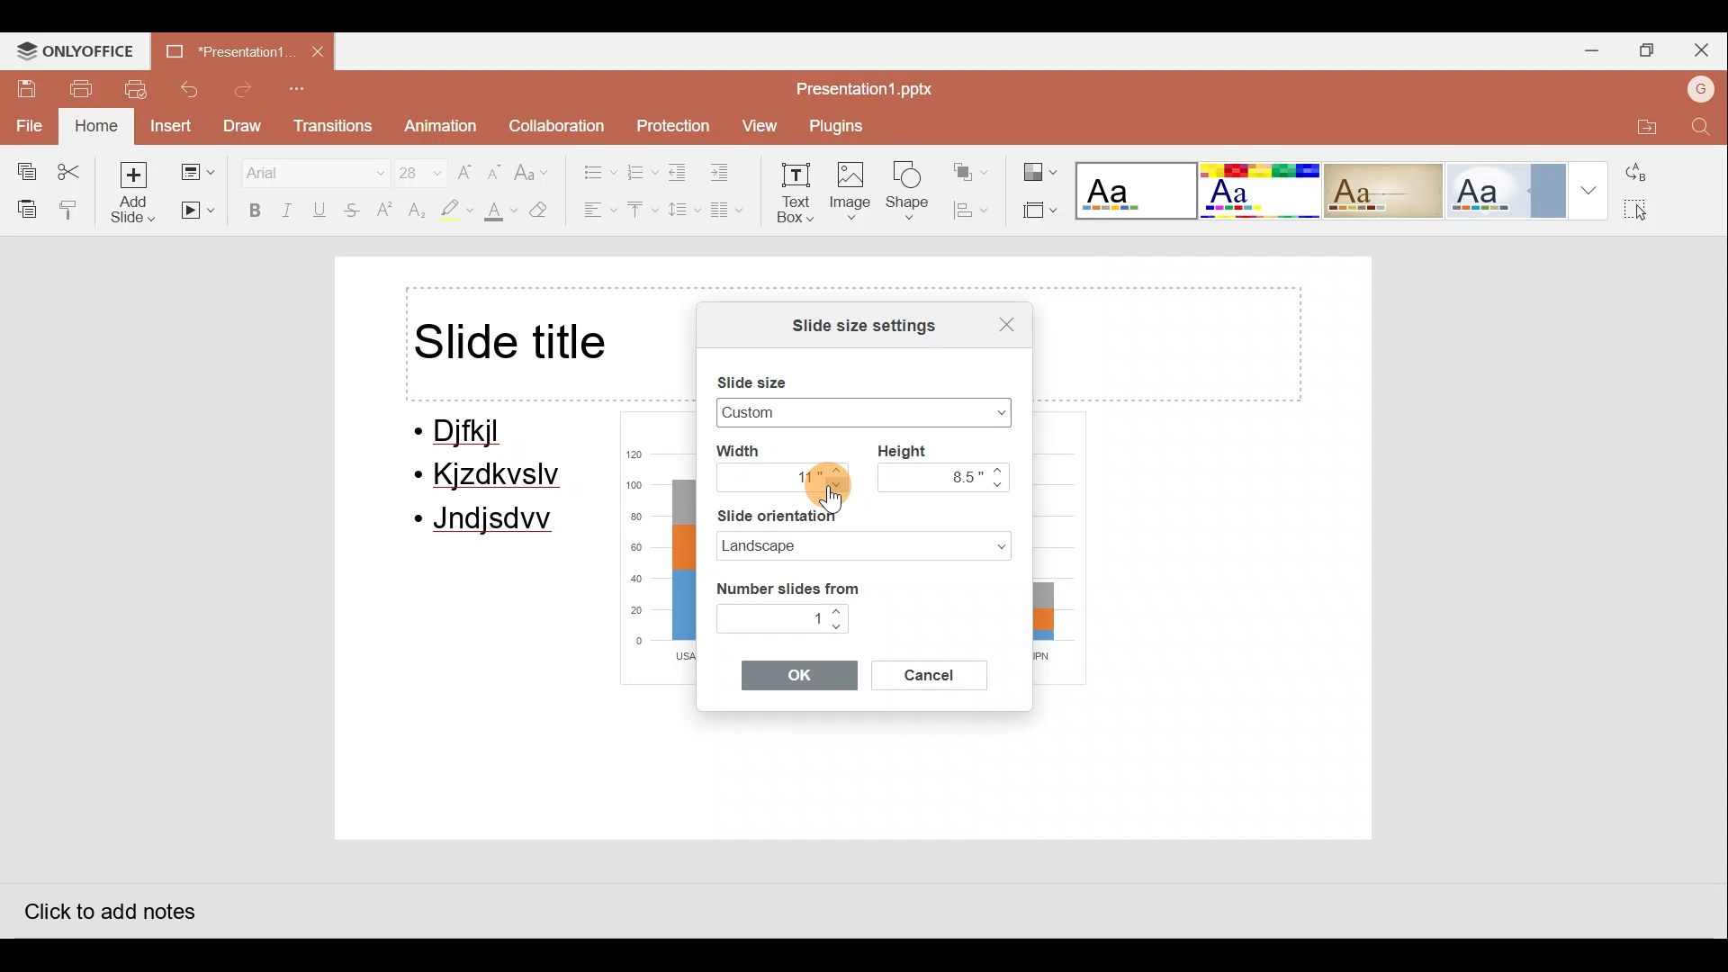 This screenshot has width=1728, height=972. What do you see at coordinates (1138, 193) in the screenshot?
I see `Theme 1` at bounding box center [1138, 193].